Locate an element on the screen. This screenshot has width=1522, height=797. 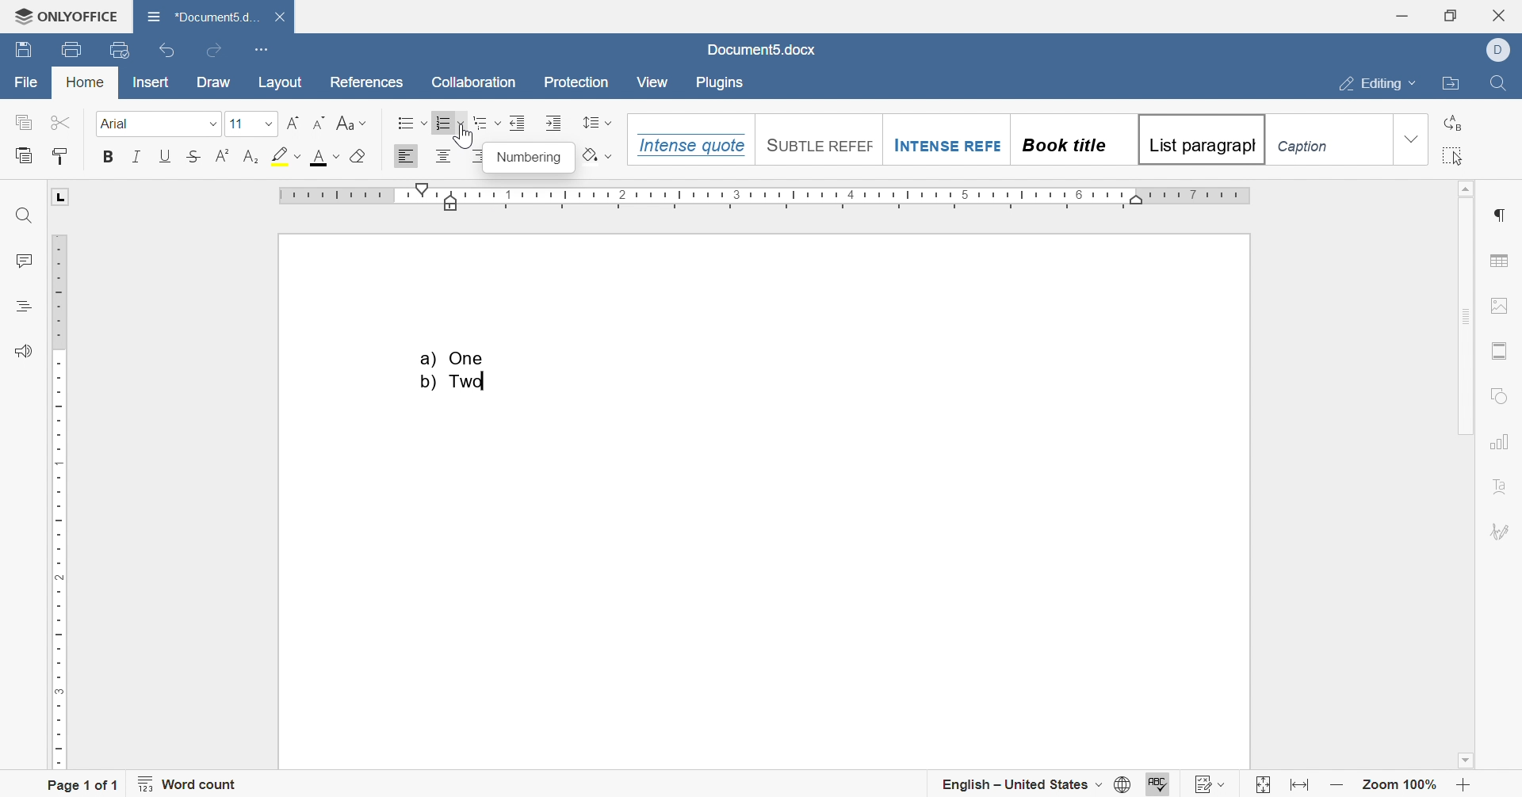
file is located at coordinates (27, 81).